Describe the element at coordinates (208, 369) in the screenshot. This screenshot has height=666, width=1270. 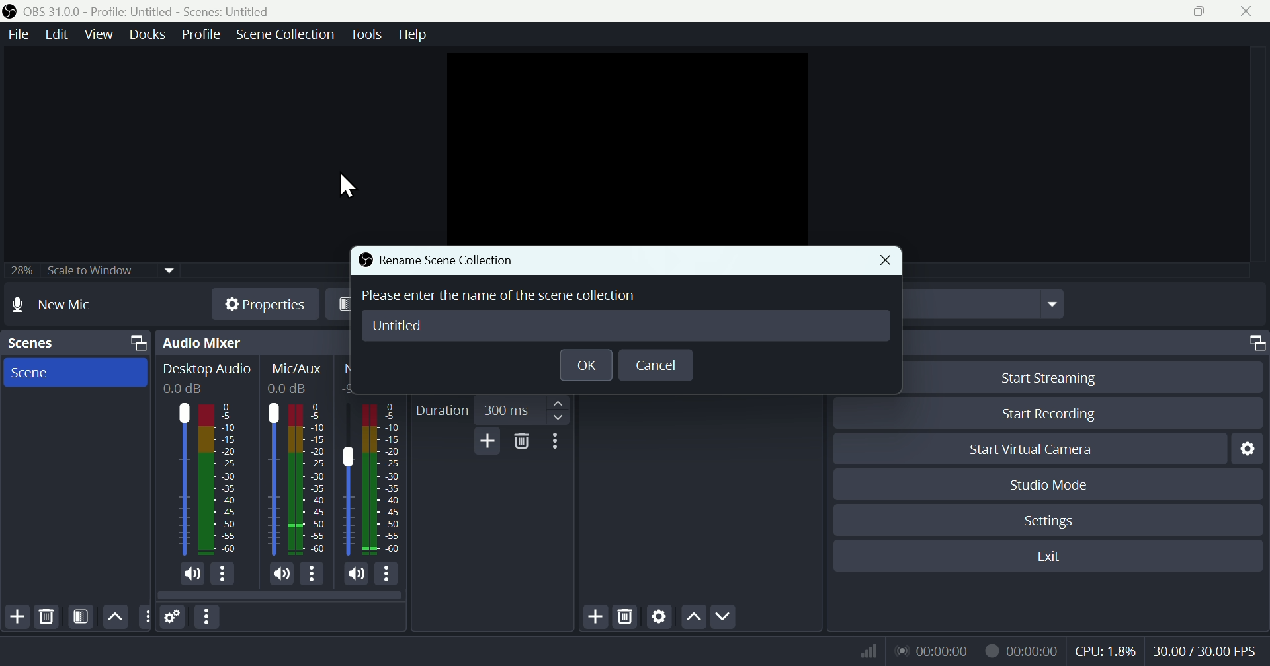
I see `Desktop Audio` at that location.